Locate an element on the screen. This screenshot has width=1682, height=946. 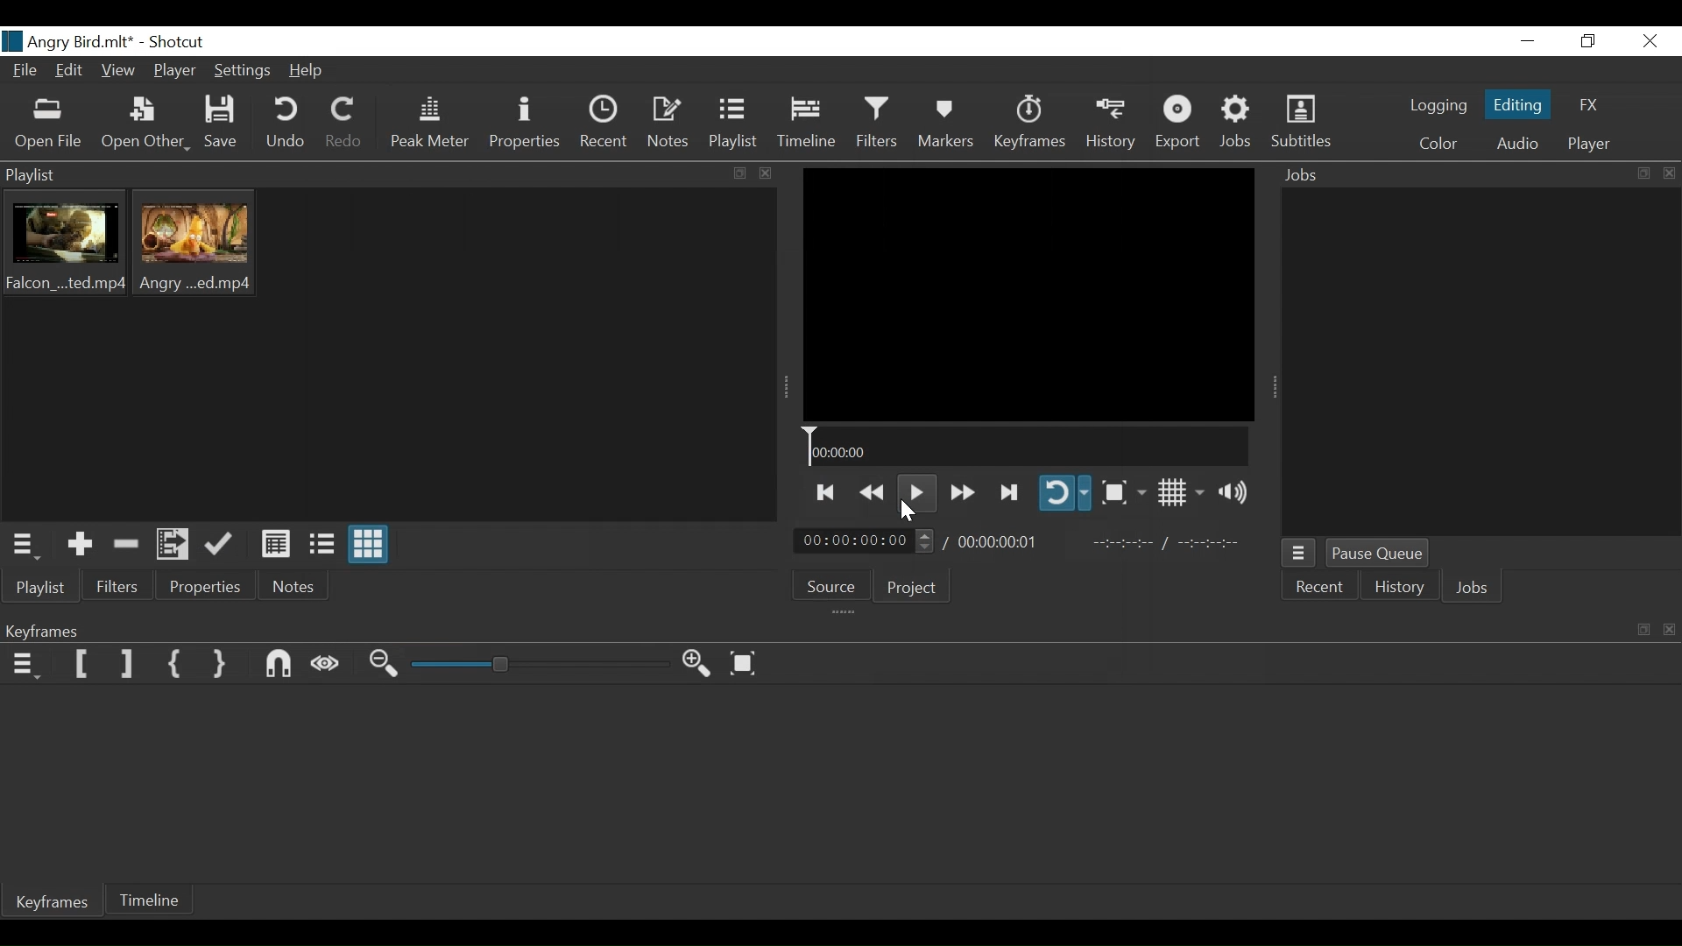
History is located at coordinates (1113, 124).